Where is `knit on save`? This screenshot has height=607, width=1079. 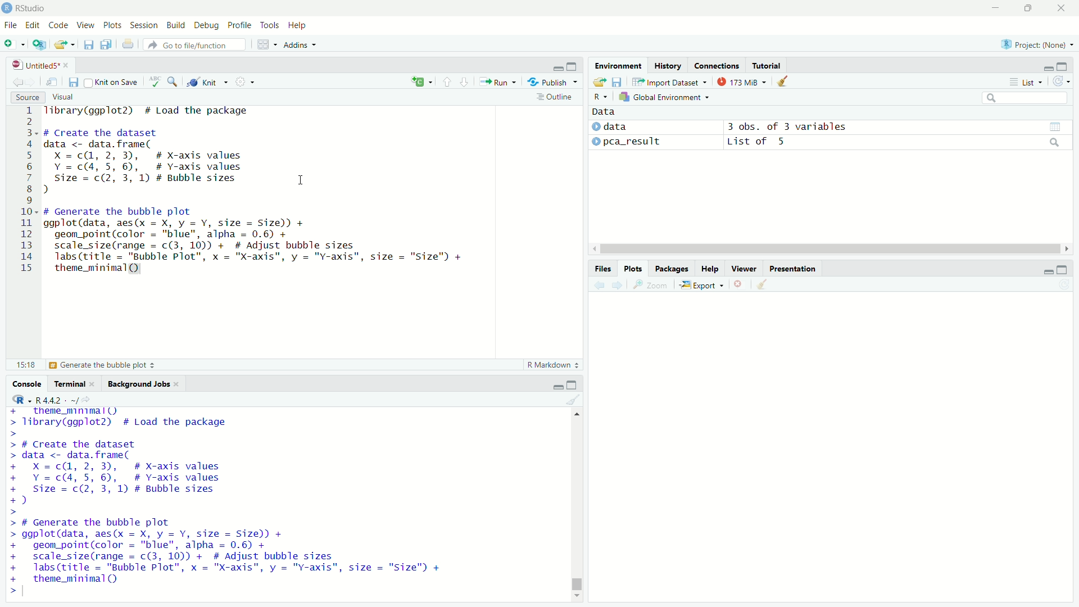 knit on save is located at coordinates (112, 81).